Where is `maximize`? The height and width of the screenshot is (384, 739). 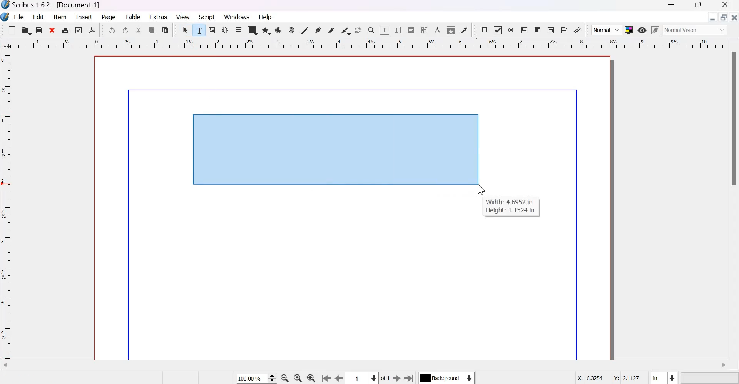
maximize is located at coordinates (723, 17).